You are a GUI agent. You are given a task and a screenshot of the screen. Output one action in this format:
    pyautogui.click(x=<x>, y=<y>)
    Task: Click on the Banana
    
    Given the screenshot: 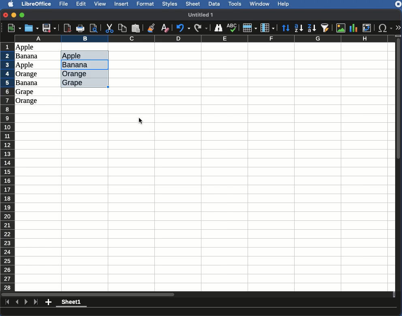 What is the action you would take?
    pyautogui.click(x=27, y=83)
    